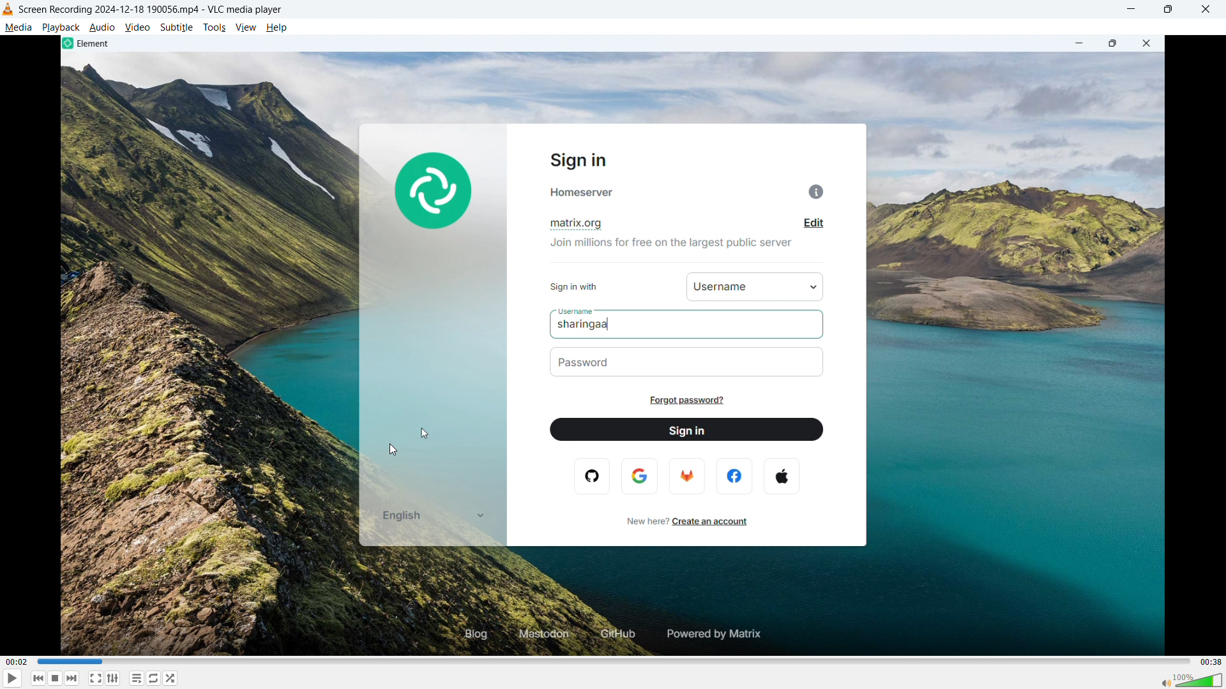  Describe the element at coordinates (177, 27) in the screenshot. I see `Subtitle ` at that location.